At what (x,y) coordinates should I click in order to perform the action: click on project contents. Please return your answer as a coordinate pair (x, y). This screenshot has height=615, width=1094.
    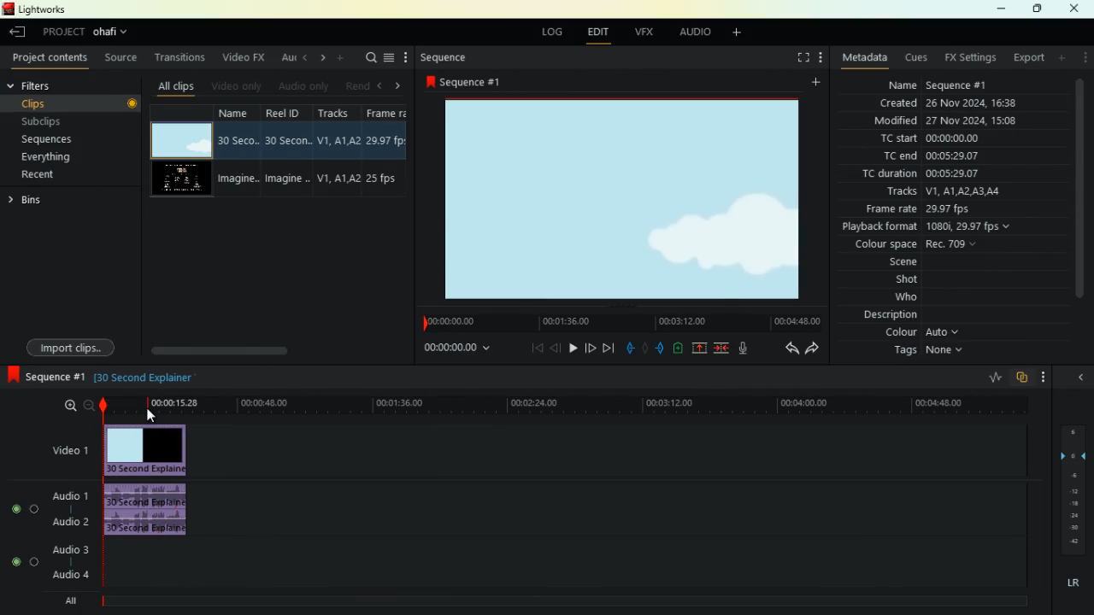
    Looking at the image, I should click on (52, 58).